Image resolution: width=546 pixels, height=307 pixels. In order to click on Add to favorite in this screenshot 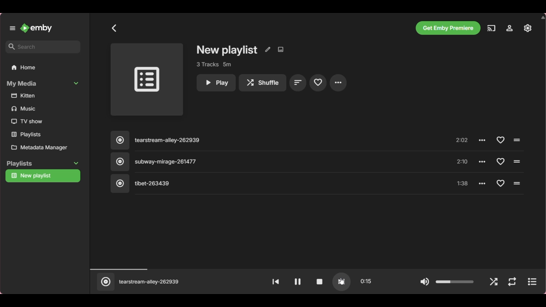, I will do `click(499, 161)`.